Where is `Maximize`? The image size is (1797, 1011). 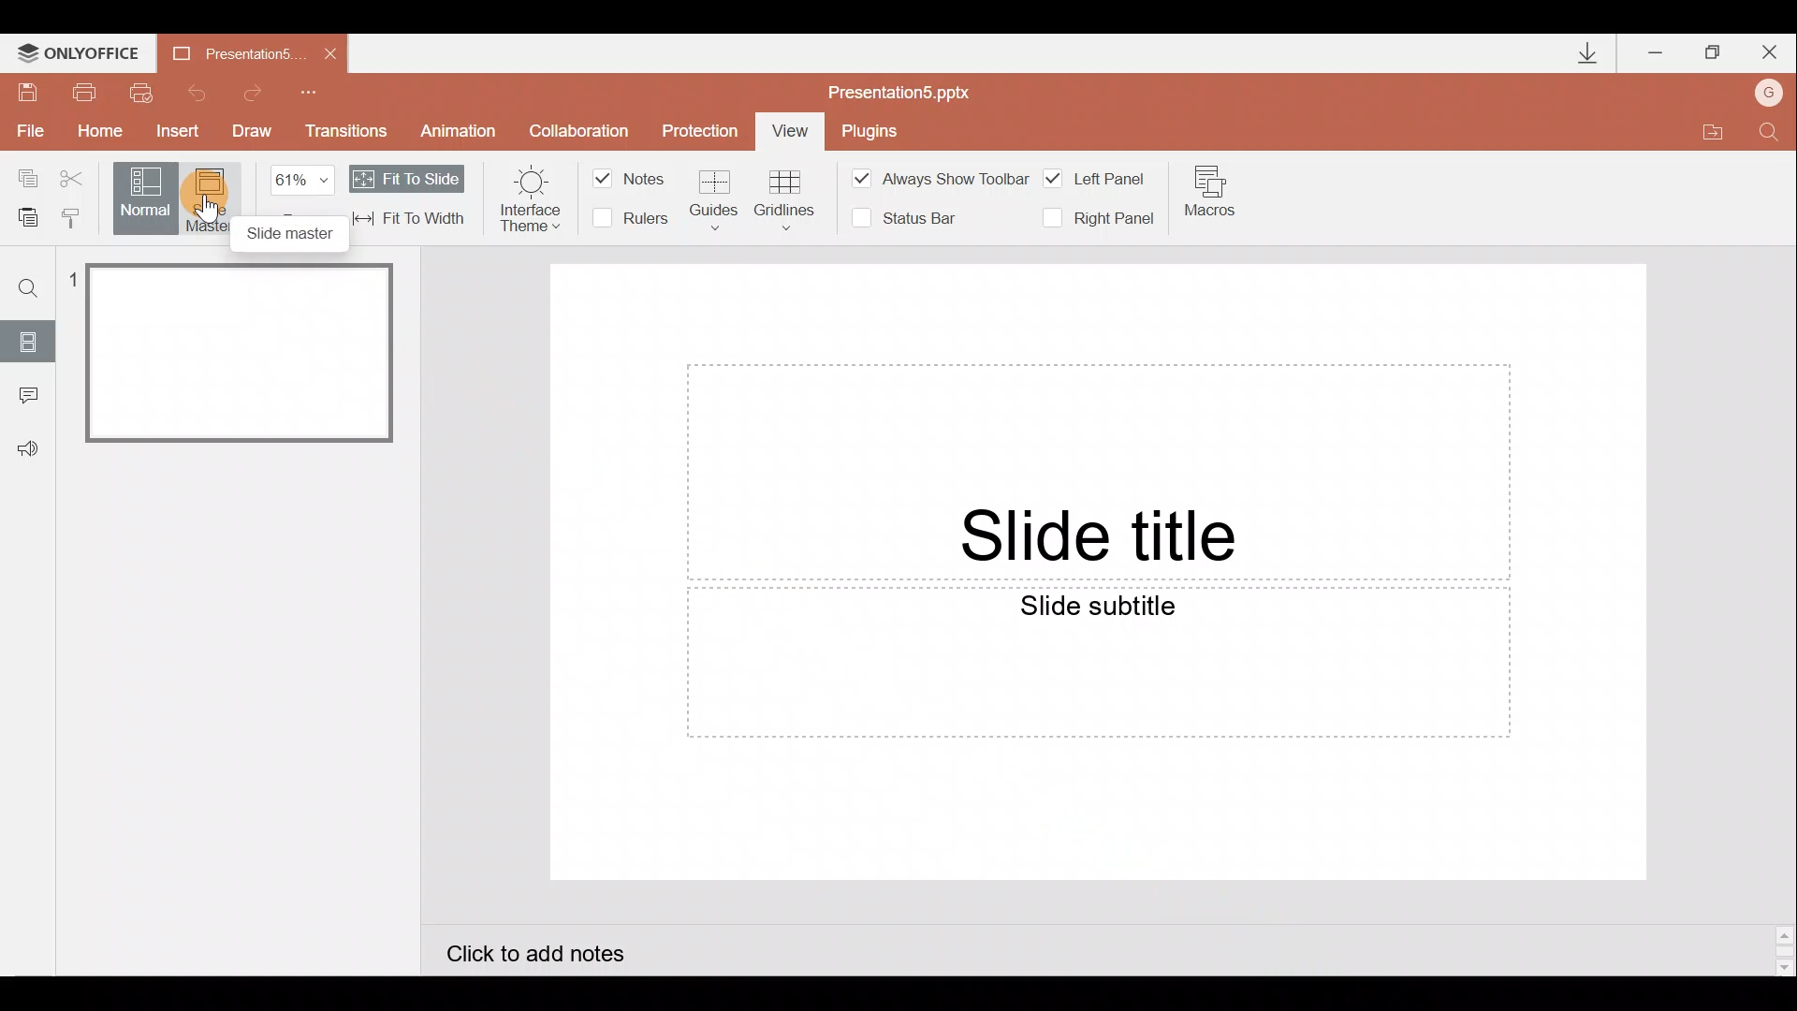
Maximize is located at coordinates (1714, 50).